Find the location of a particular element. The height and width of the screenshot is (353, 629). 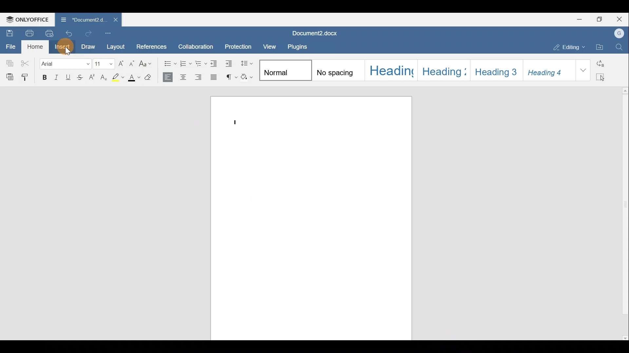

Undo is located at coordinates (70, 33).